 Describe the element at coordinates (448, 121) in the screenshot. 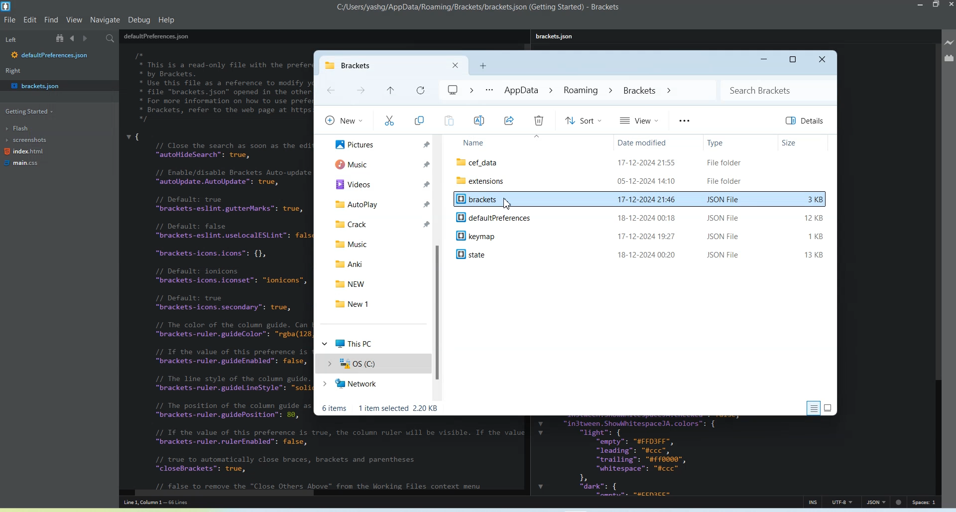

I see `Paste` at that location.